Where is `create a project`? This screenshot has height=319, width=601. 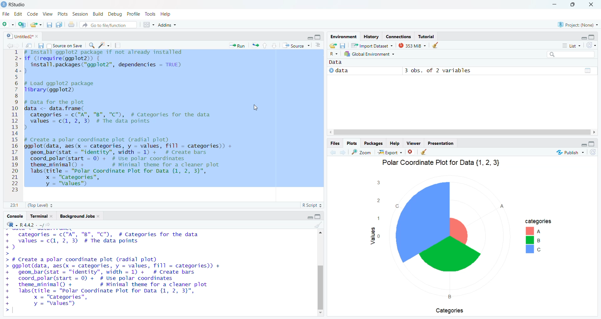
create a project is located at coordinates (22, 25).